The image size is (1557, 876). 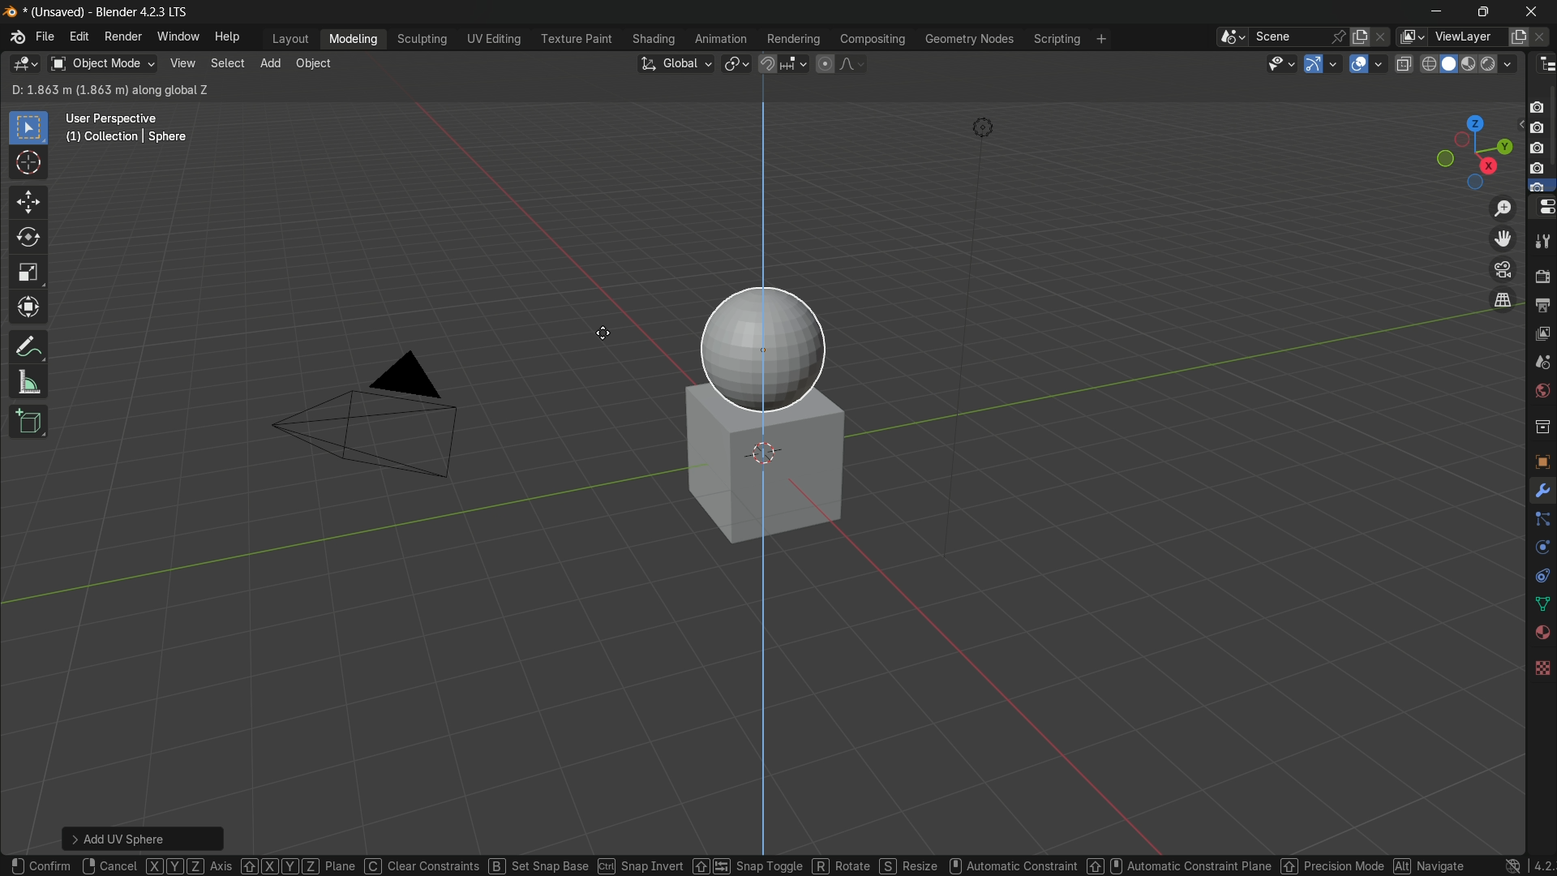 What do you see at coordinates (1287, 37) in the screenshot?
I see `scene name` at bounding box center [1287, 37].